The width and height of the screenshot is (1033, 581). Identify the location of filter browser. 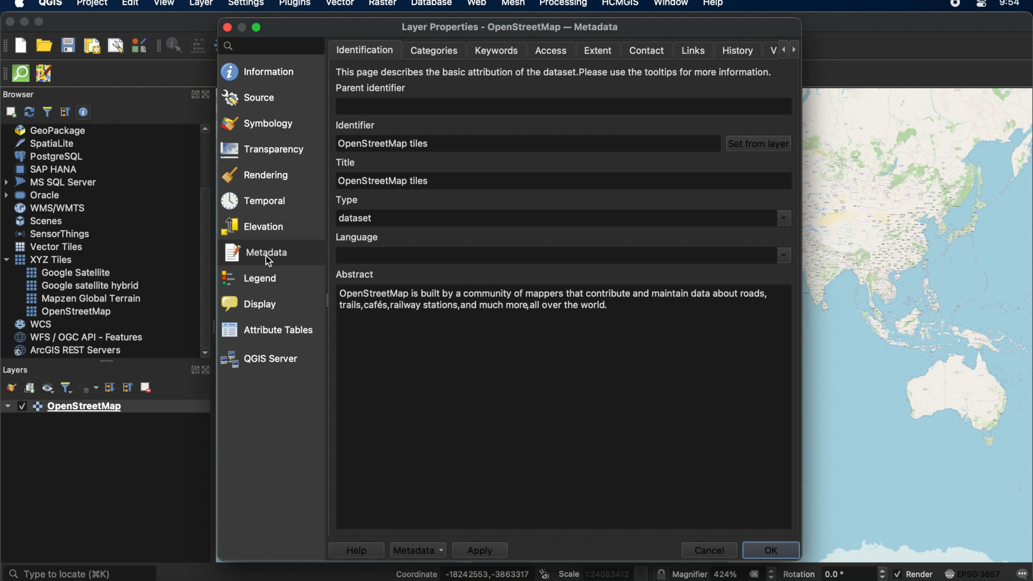
(47, 112).